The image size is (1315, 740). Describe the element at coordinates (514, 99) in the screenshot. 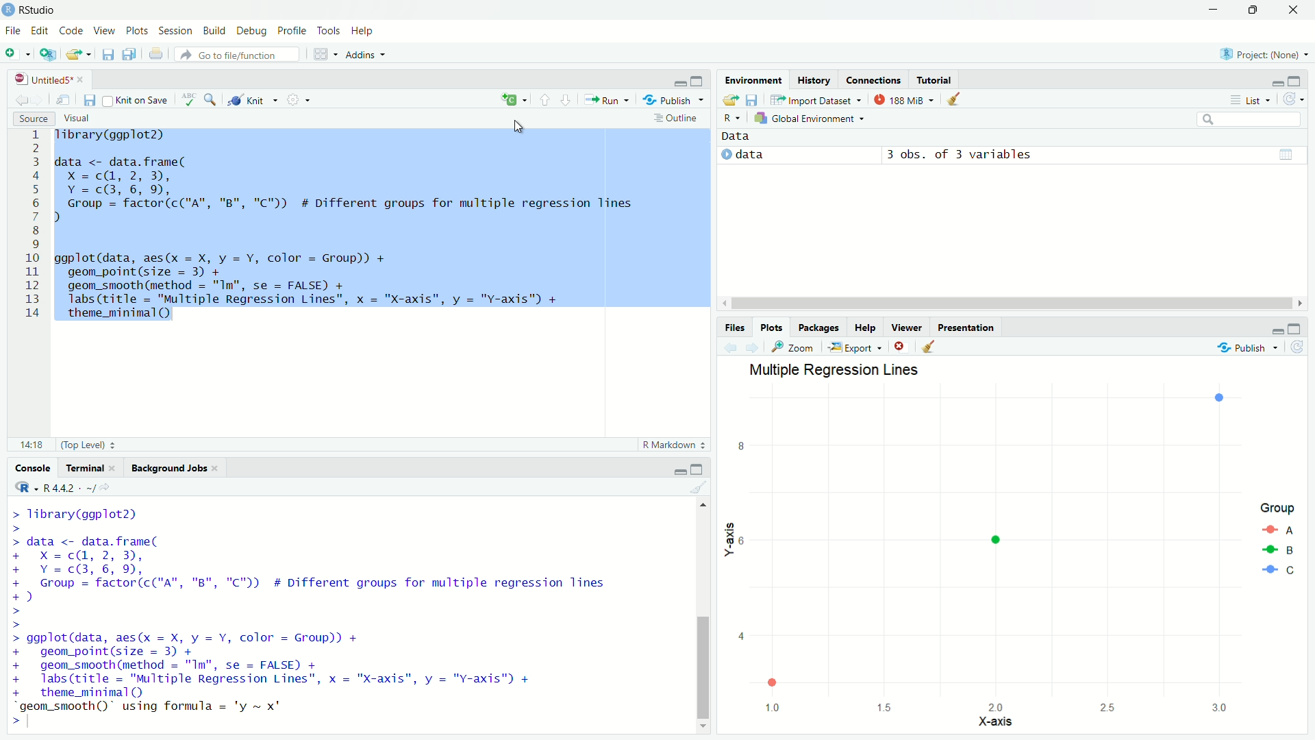

I see `add` at that location.